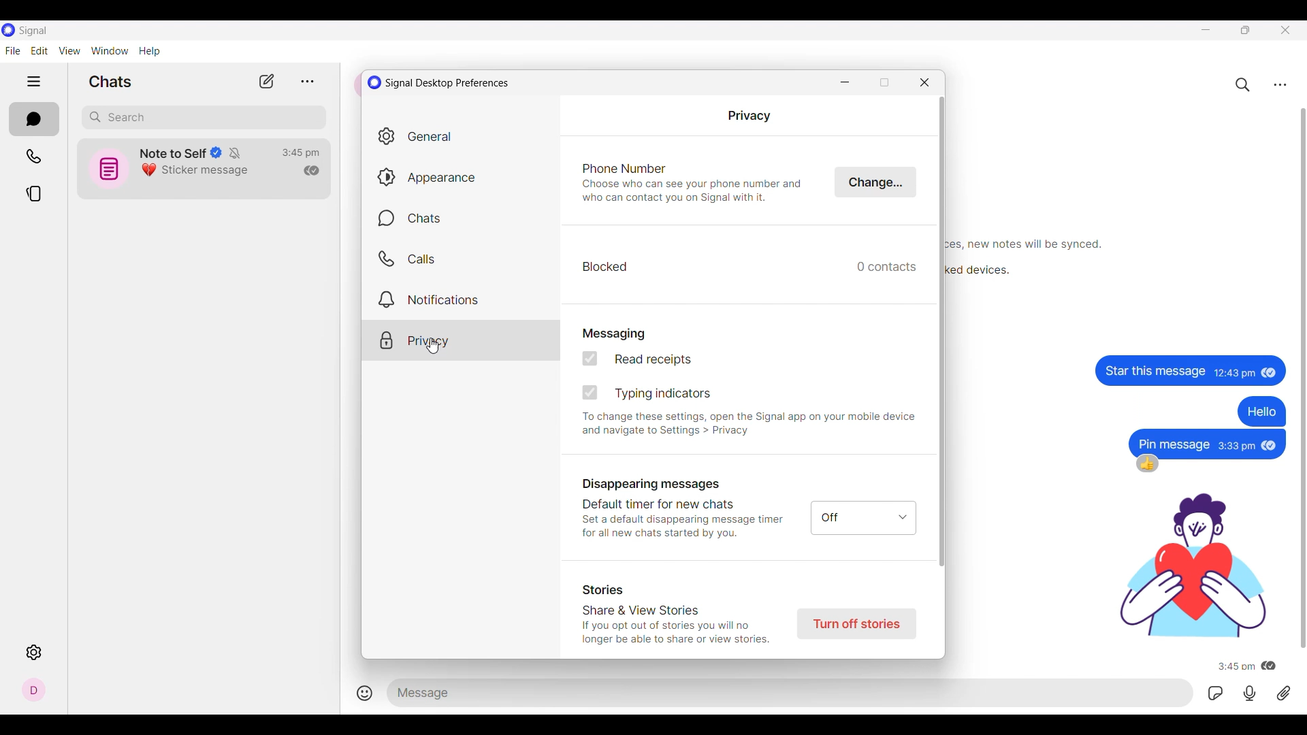  Describe the element at coordinates (365, 693) in the screenshot. I see `Add smiley` at that location.